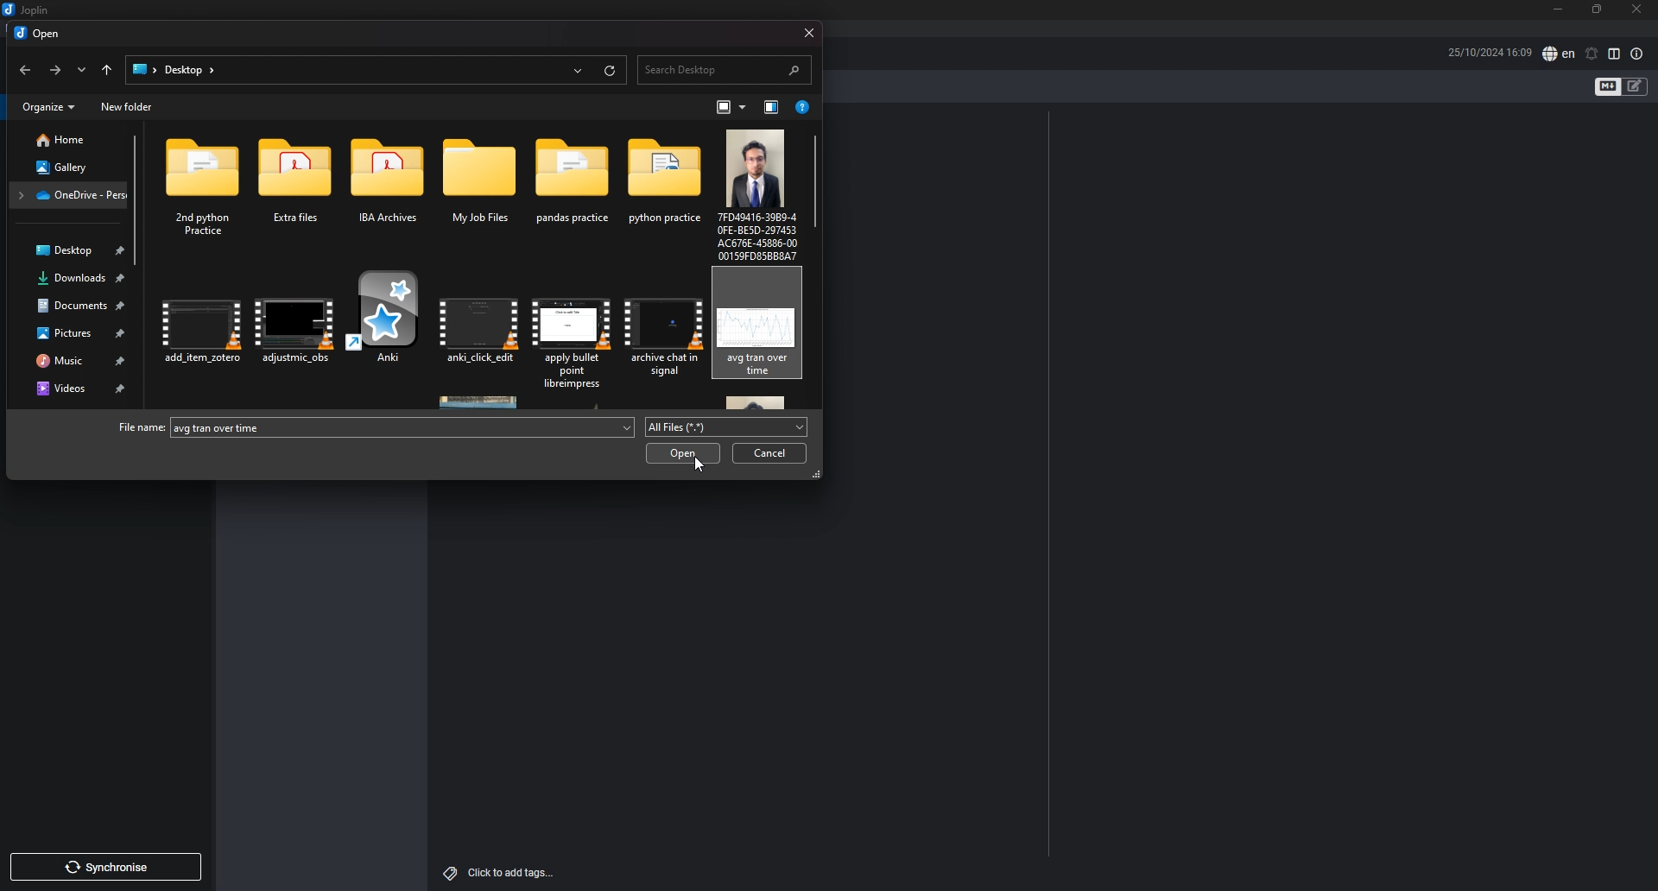 Image resolution: width=1658 pixels, height=891 pixels. I want to click on minimize, so click(1558, 10).